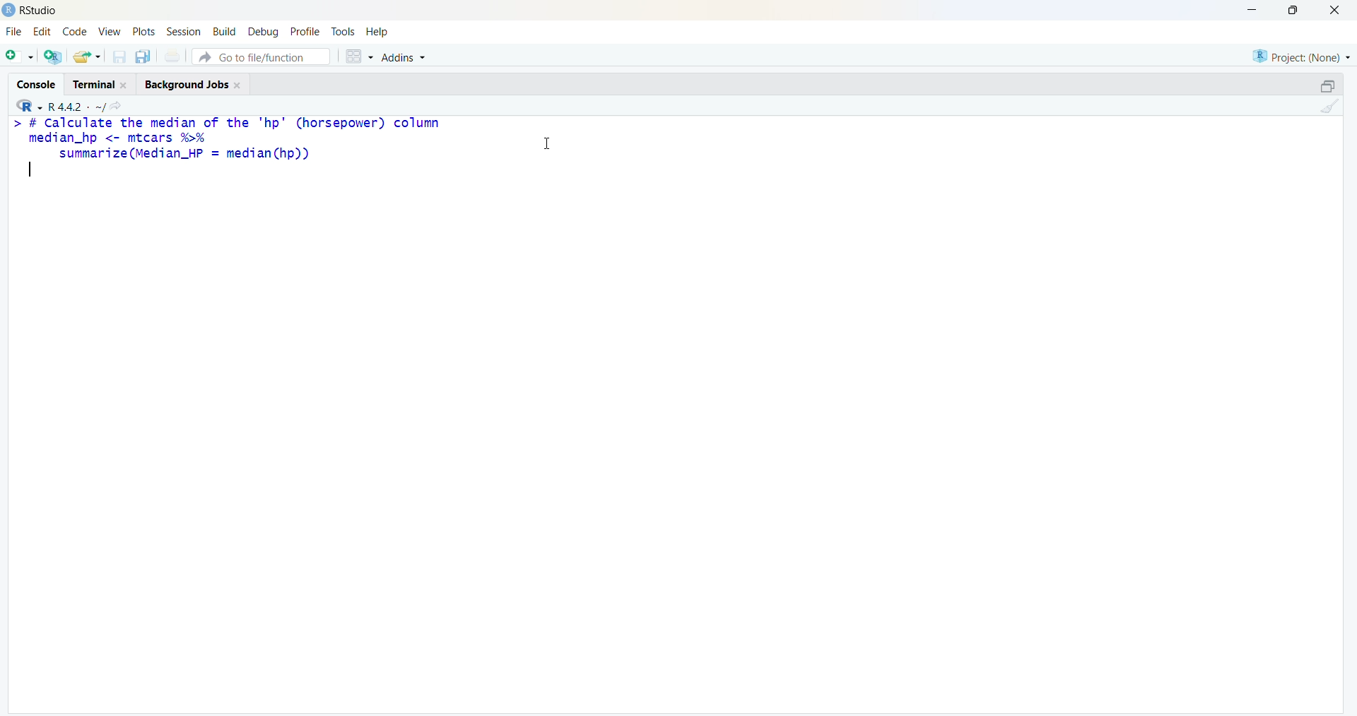 This screenshot has width=1357, height=716. What do you see at coordinates (41, 11) in the screenshot?
I see `RStudio` at bounding box center [41, 11].